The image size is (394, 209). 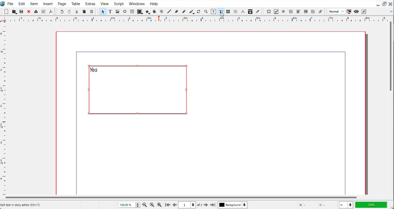 What do you see at coordinates (144, 90) in the screenshot?
I see `Text Frame` at bounding box center [144, 90].